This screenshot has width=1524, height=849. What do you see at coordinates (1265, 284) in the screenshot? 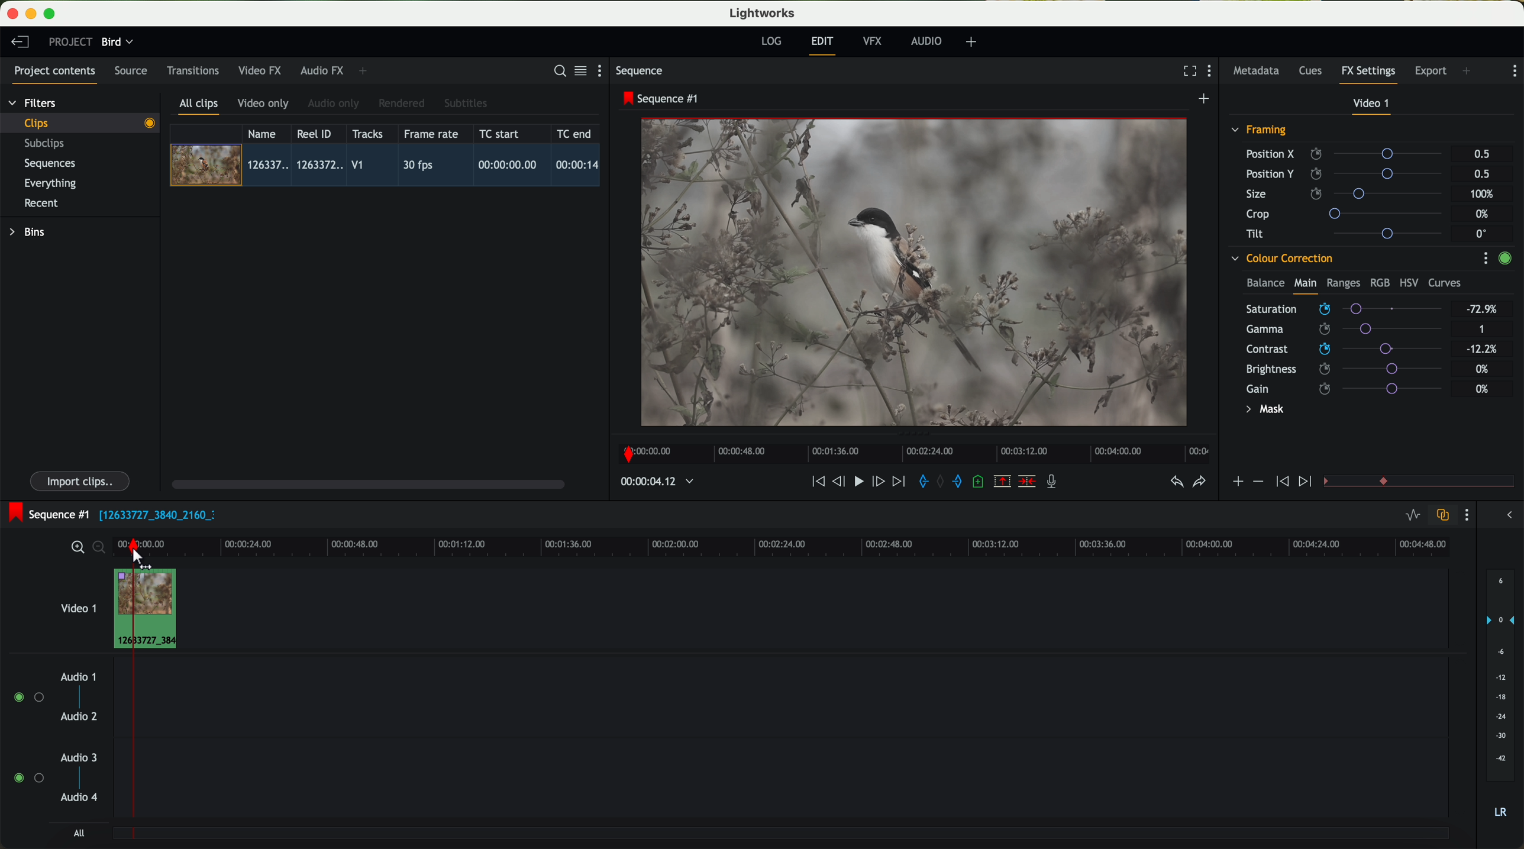
I see `balance` at bounding box center [1265, 284].